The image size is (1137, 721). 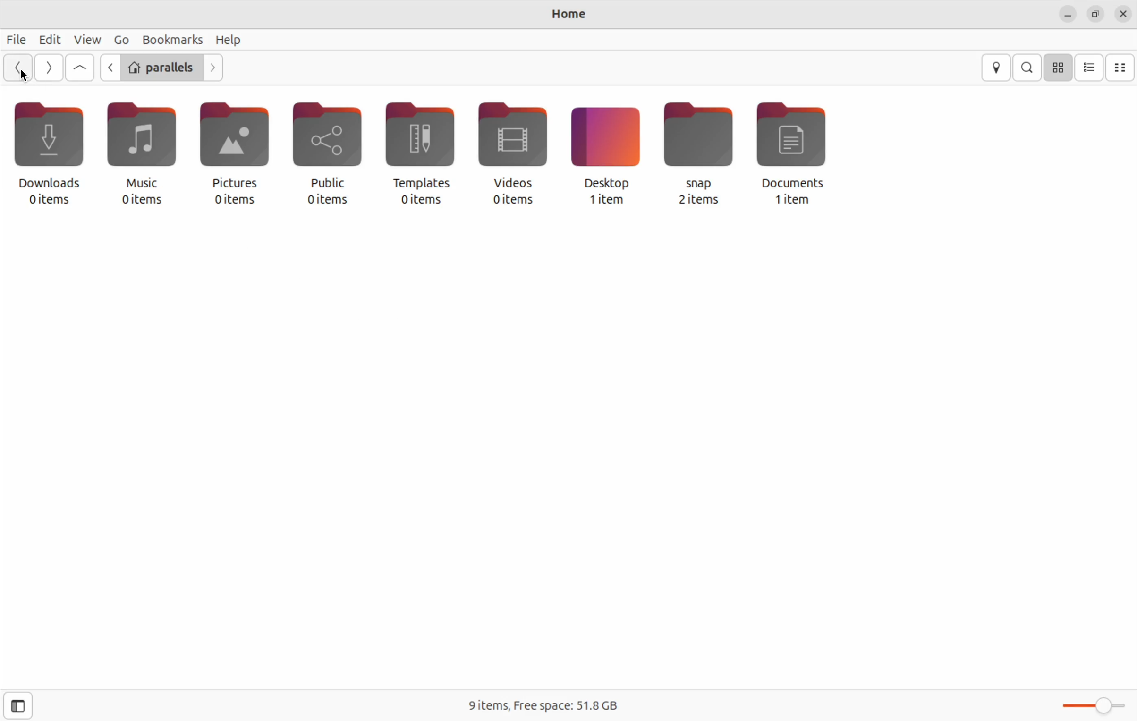 What do you see at coordinates (1096, 13) in the screenshot?
I see `resize` at bounding box center [1096, 13].